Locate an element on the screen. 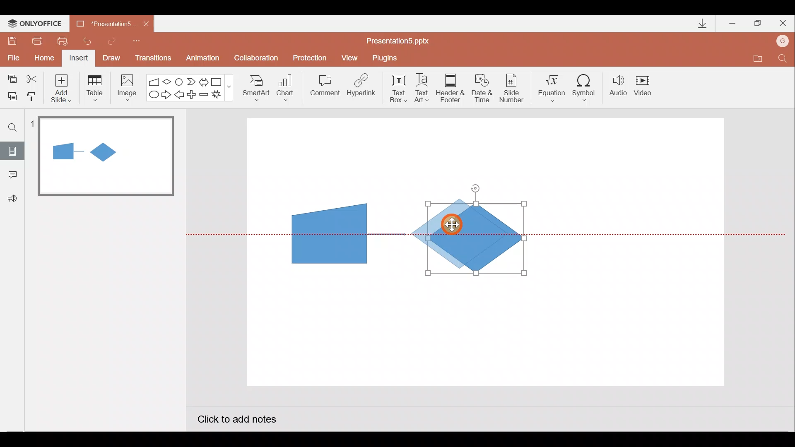 The image size is (795, 447). Left right arrow is located at coordinates (205, 80).